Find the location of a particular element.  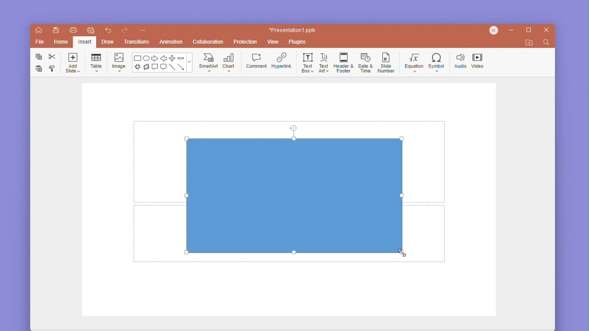

transitions is located at coordinates (136, 41).